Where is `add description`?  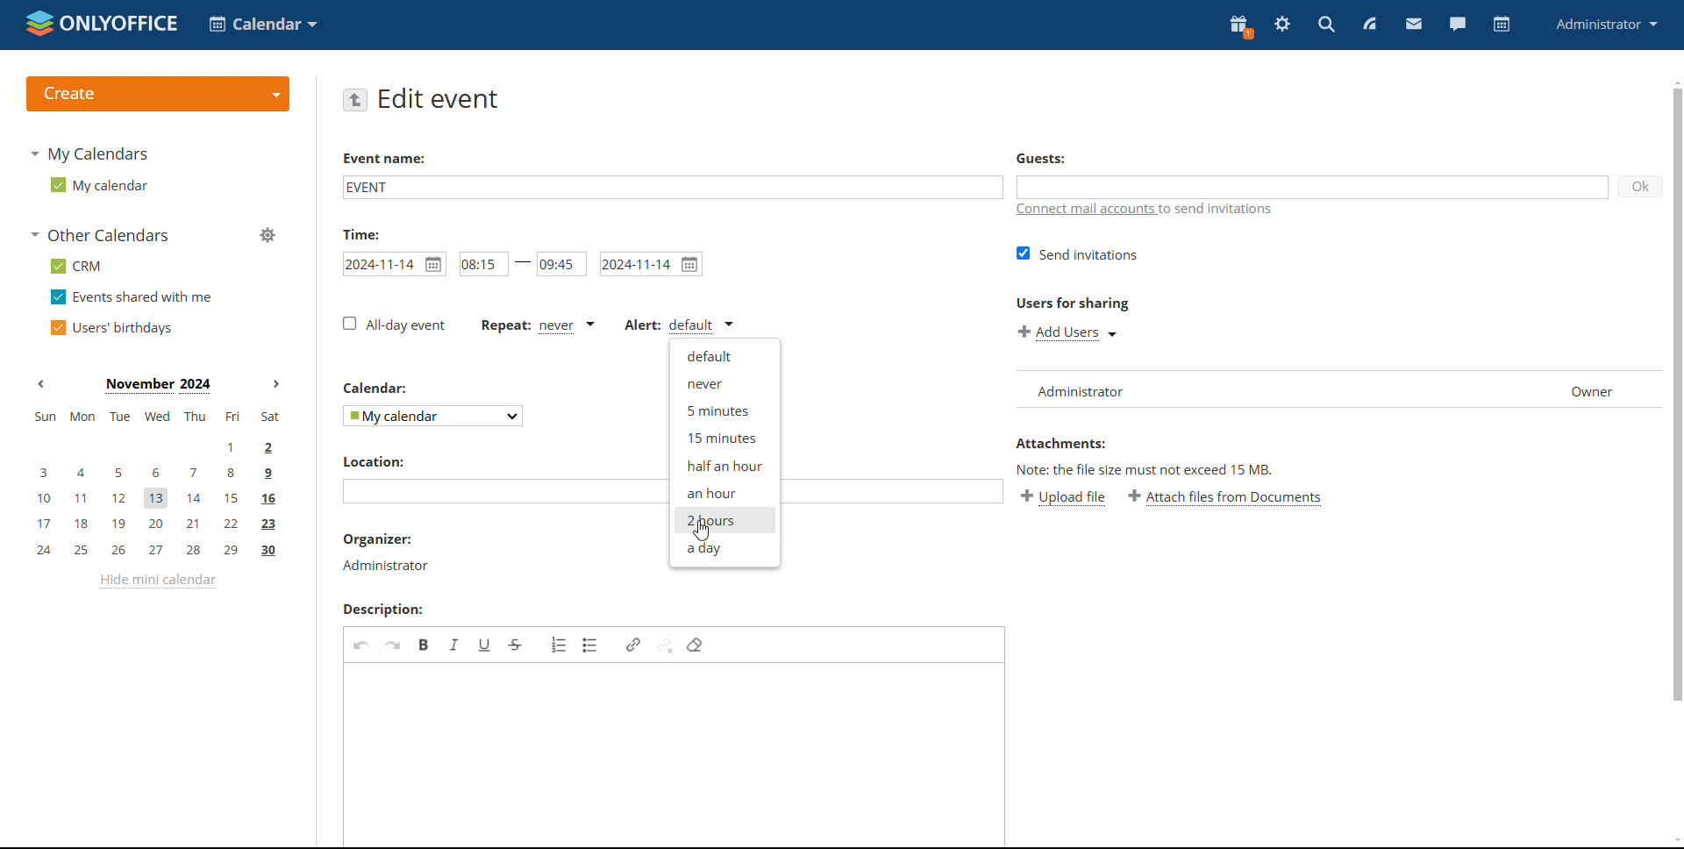
add description is located at coordinates (673, 754).